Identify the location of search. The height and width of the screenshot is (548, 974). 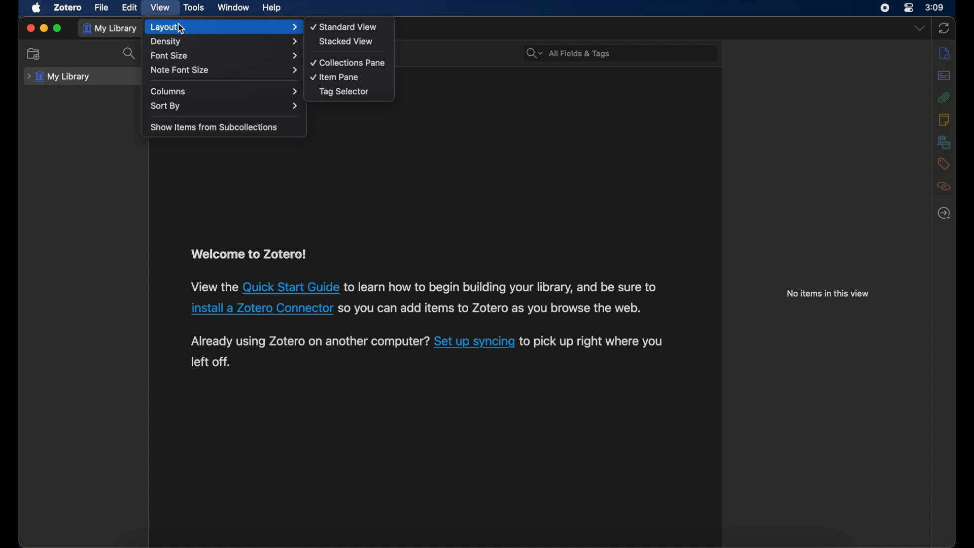
(131, 53).